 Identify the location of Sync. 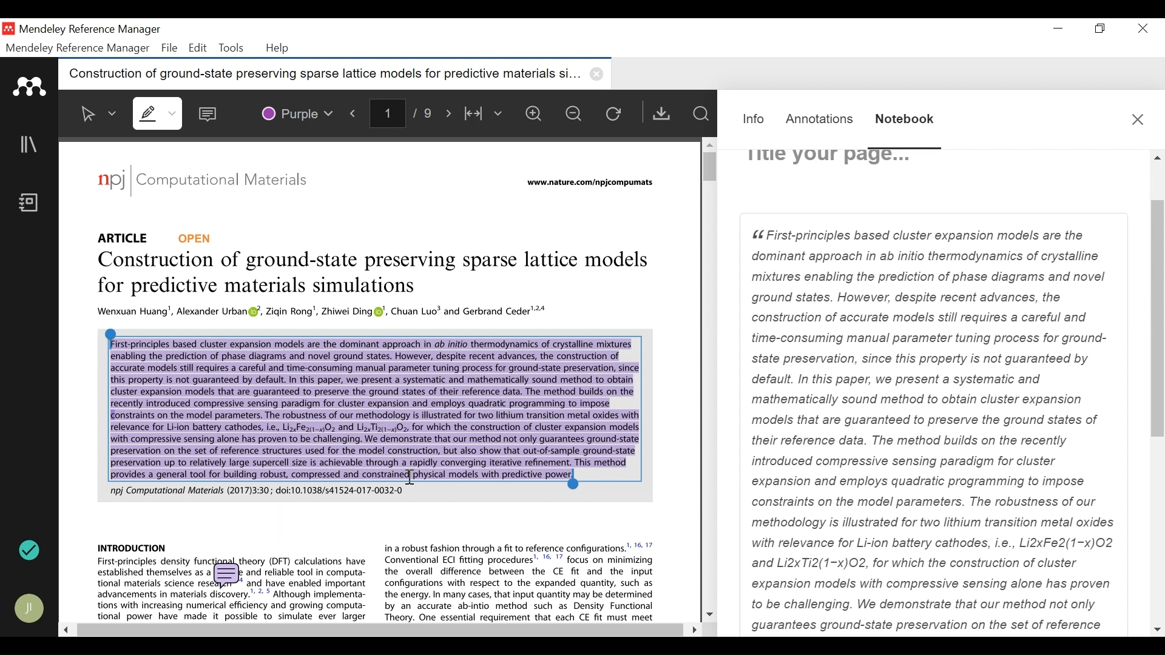
(30, 550).